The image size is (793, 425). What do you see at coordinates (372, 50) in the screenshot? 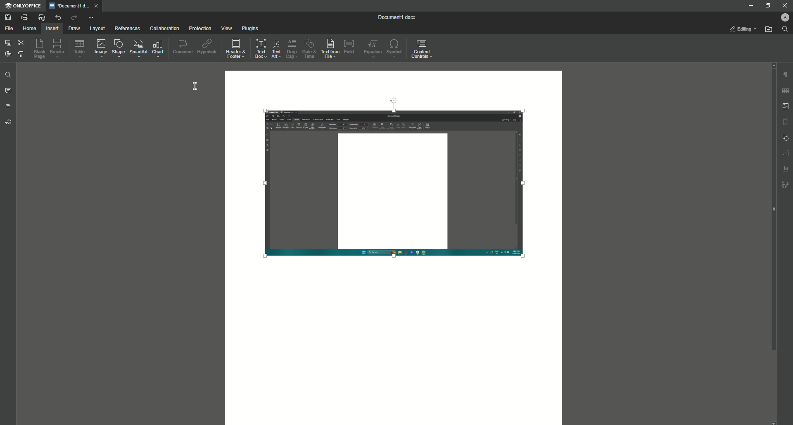
I see `Equation` at bounding box center [372, 50].